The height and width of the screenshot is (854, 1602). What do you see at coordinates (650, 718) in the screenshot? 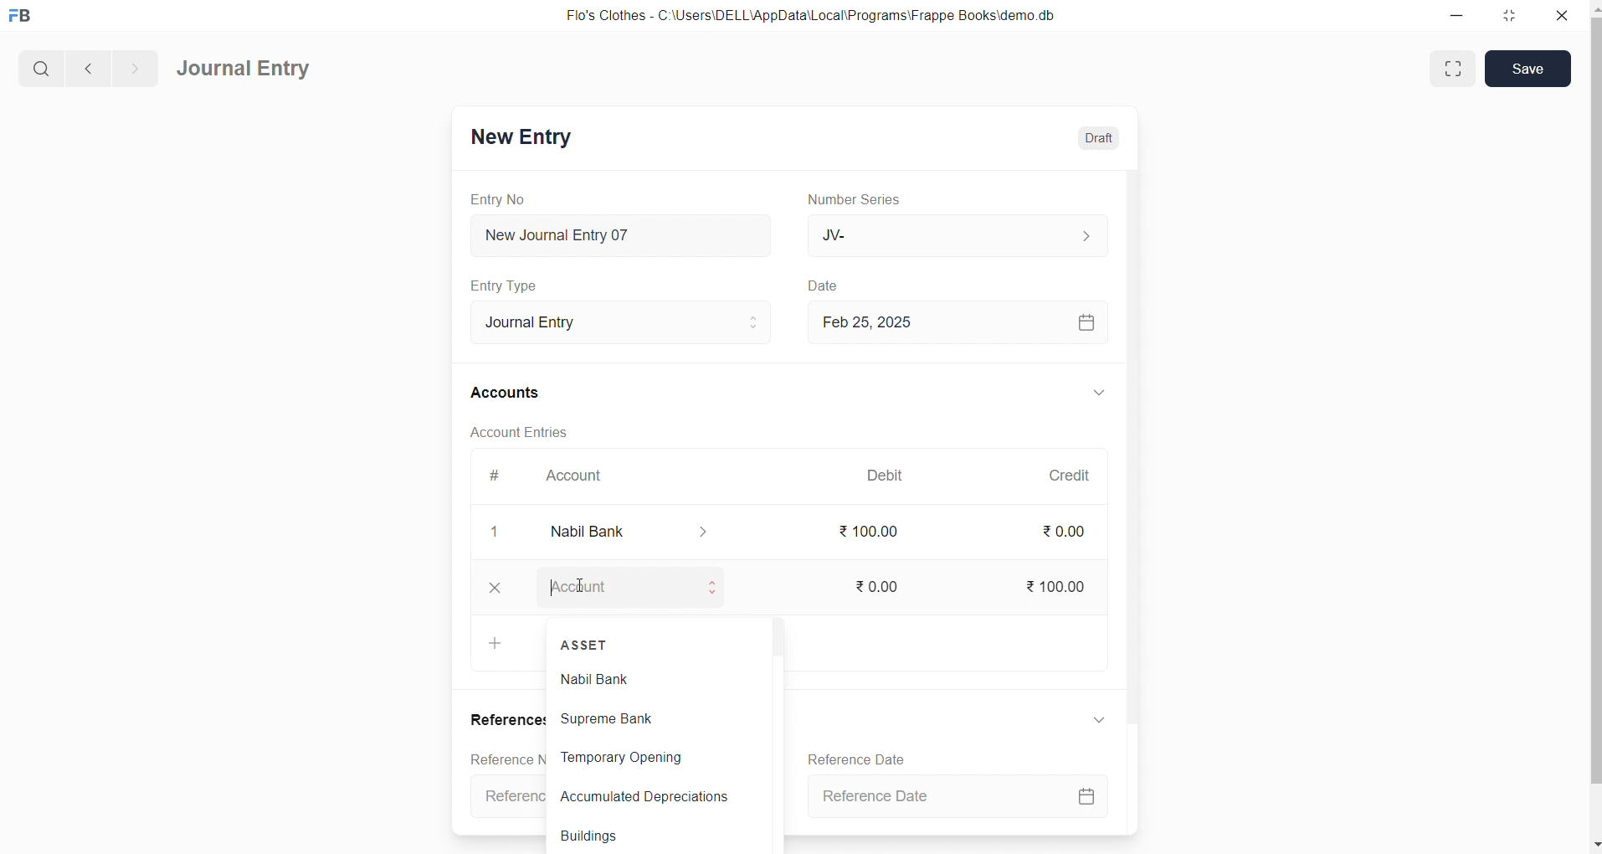
I see `supreme Bank` at bounding box center [650, 718].